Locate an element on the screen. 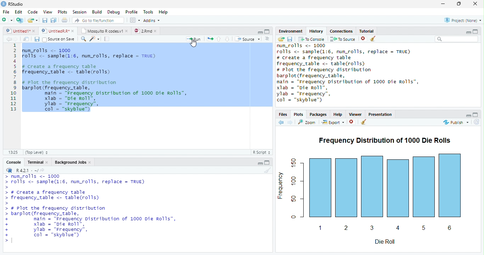 The image size is (484, 255). 2 is located at coordinates (346, 227).